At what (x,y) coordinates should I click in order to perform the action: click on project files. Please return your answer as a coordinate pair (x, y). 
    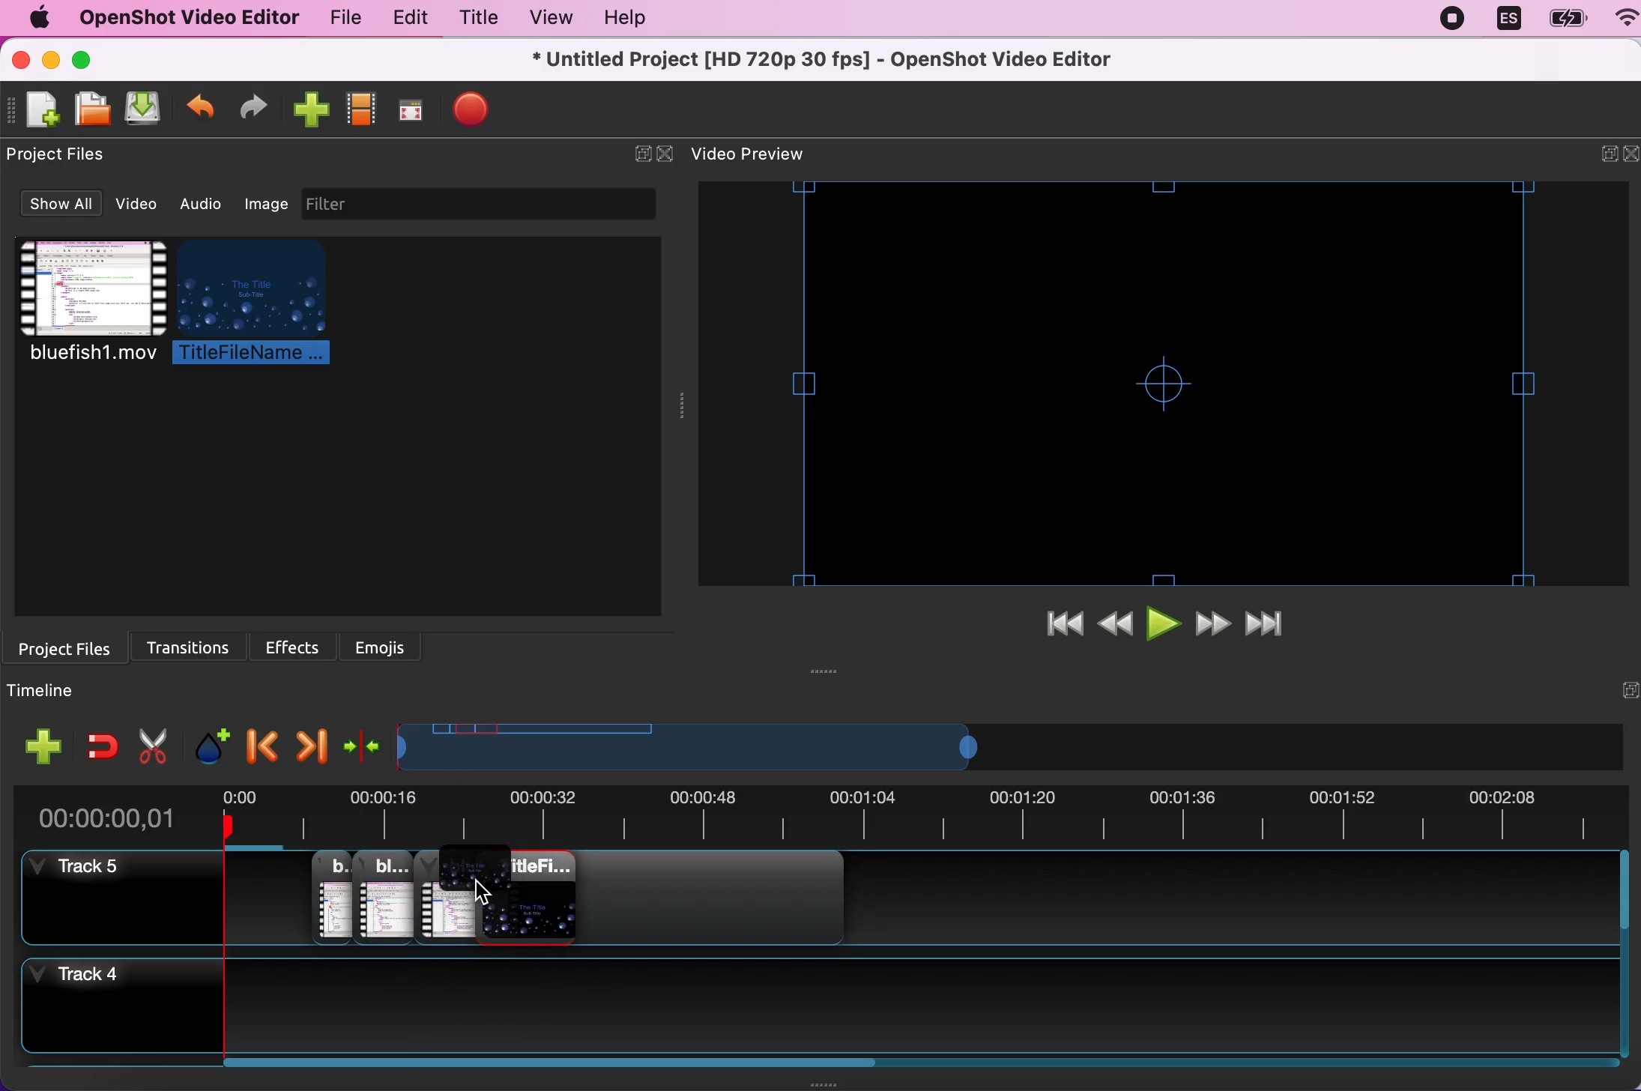
    Looking at the image, I should click on (70, 647).